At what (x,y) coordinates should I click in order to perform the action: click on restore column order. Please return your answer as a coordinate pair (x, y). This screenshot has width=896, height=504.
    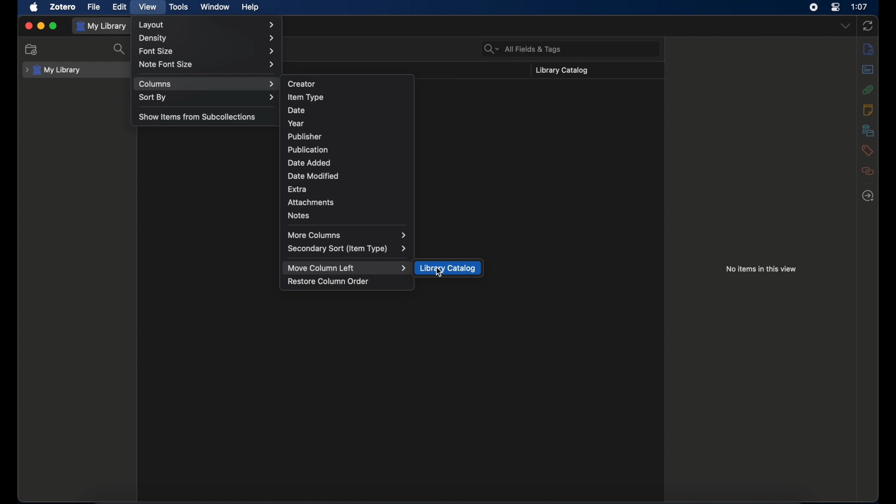
    Looking at the image, I should click on (328, 281).